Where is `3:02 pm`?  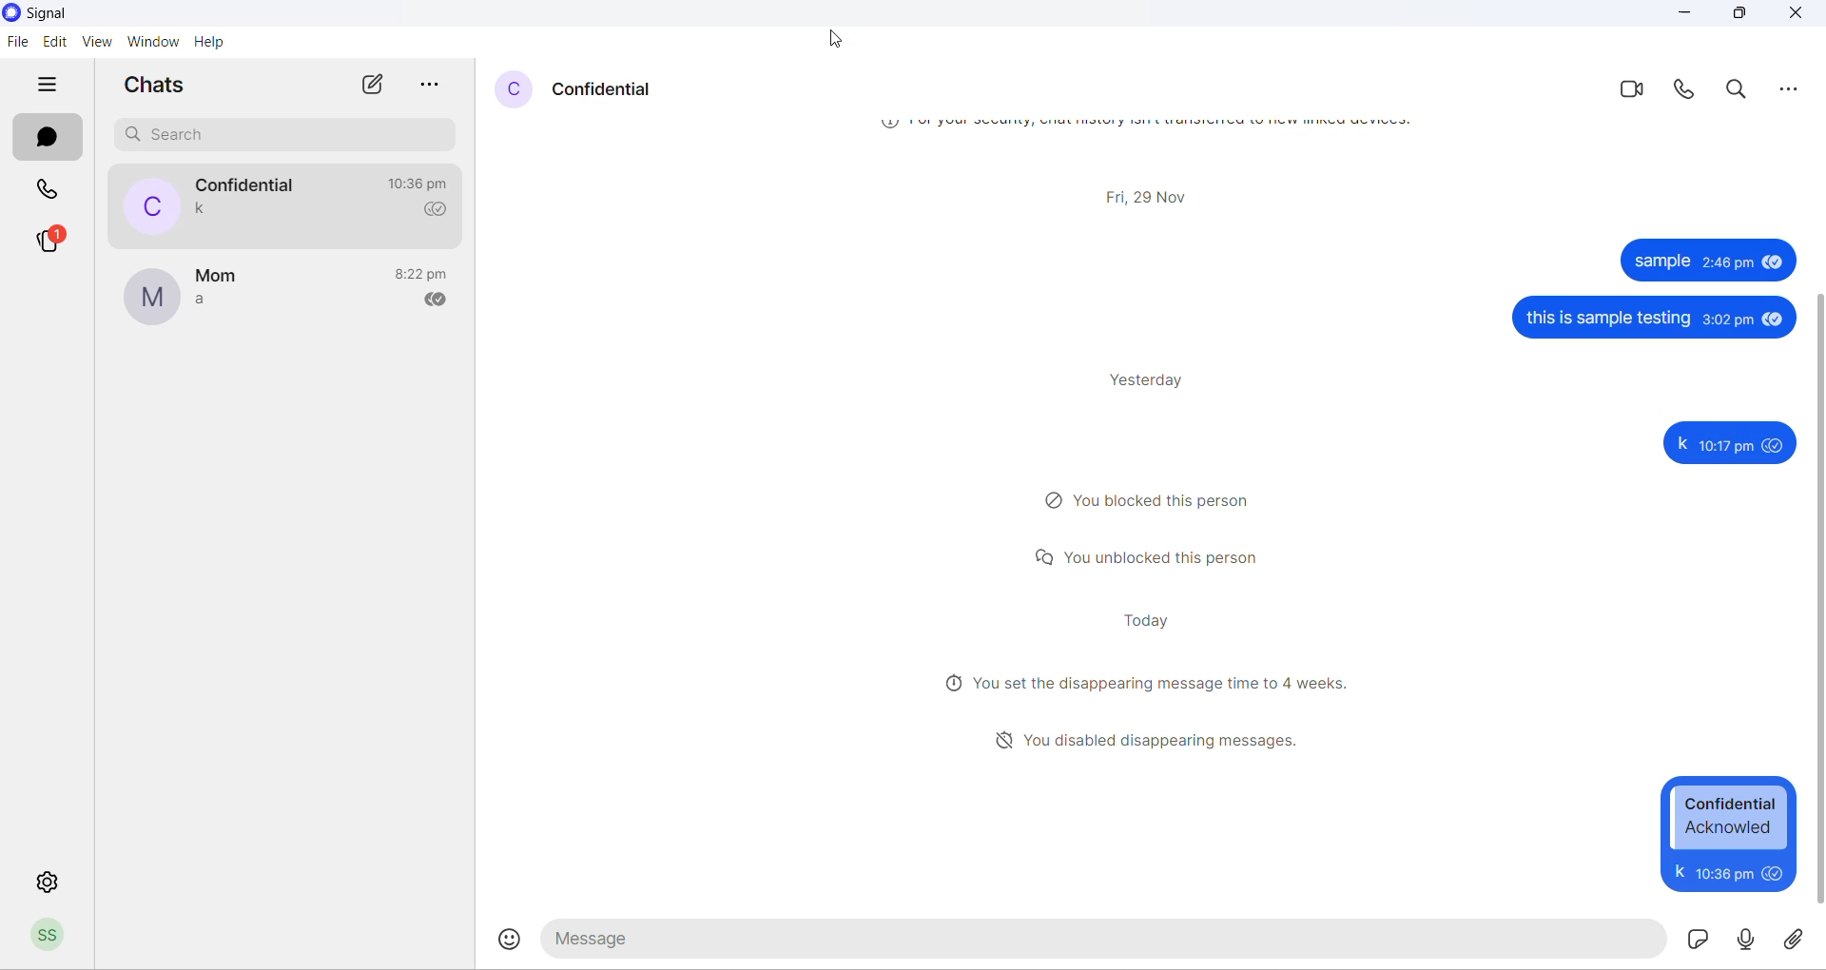
3:02 pm is located at coordinates (1727, 319).